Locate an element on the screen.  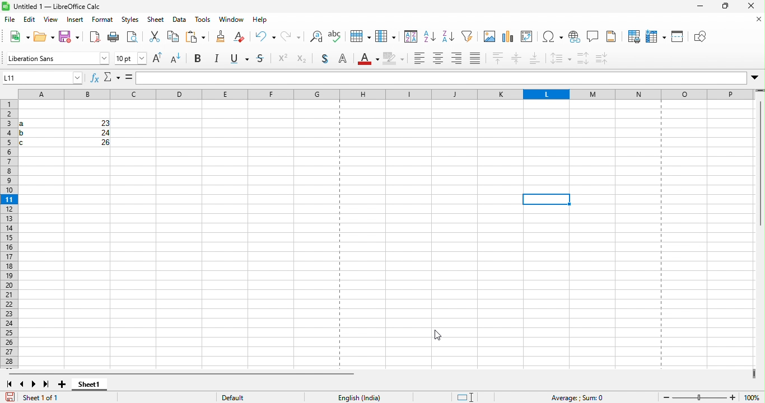
sheet 1 is located at coordinates (94, 386).